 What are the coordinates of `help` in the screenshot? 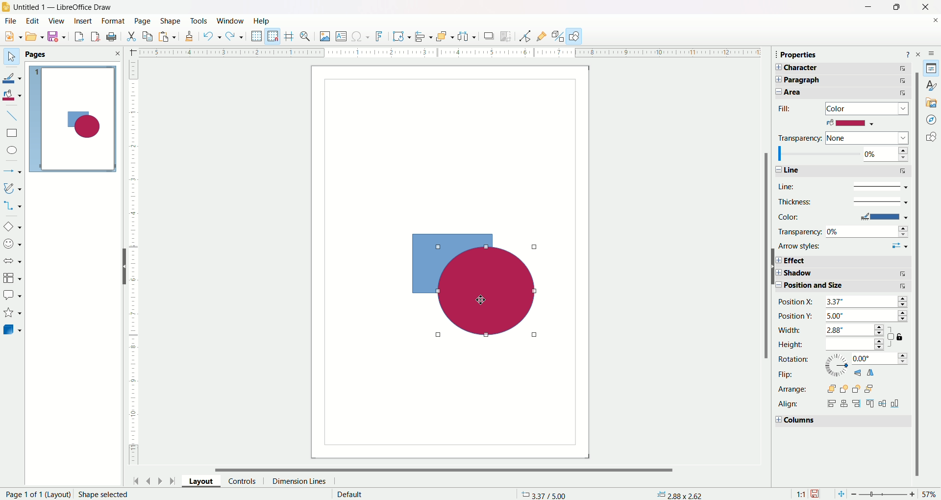 It's located at (907, 53).